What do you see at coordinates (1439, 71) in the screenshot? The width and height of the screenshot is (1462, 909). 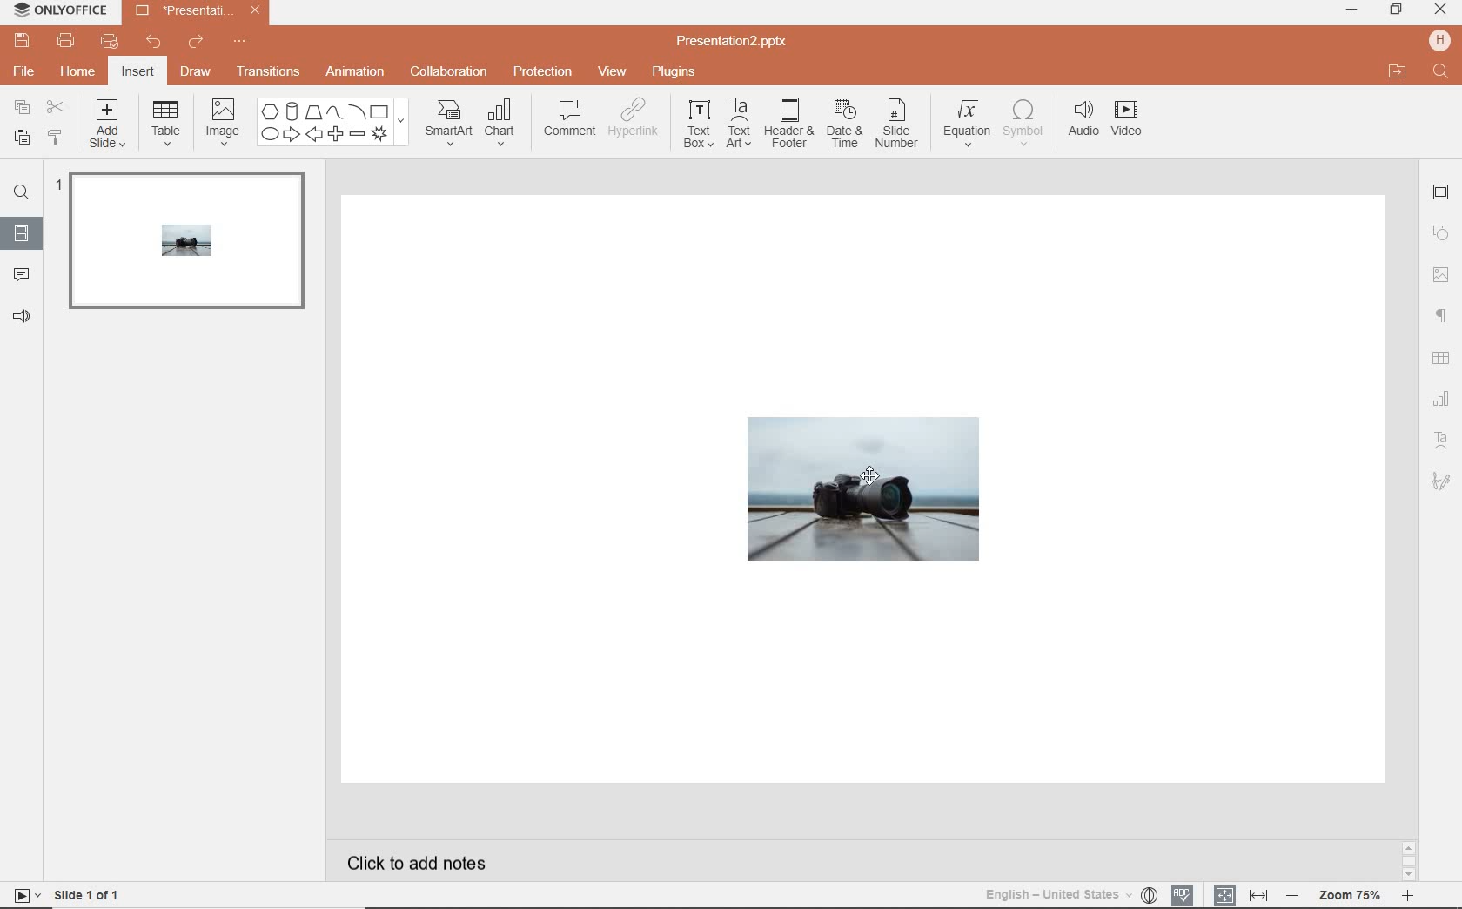 I see `Find` at bounding box center [1439, 71].